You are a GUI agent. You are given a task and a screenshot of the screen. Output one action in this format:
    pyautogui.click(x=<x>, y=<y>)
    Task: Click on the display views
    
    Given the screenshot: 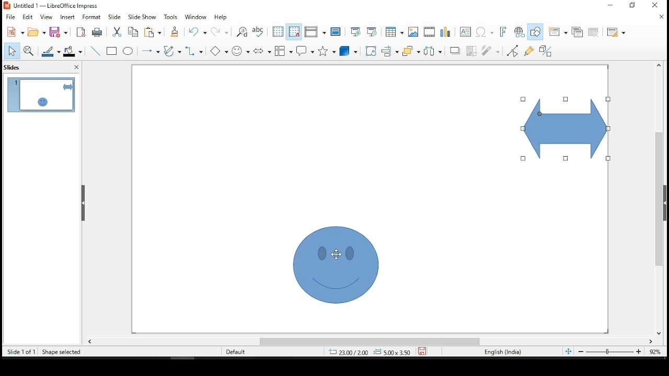 What is the action you would take?
    pyautogui.click(x=315, y=32)
    